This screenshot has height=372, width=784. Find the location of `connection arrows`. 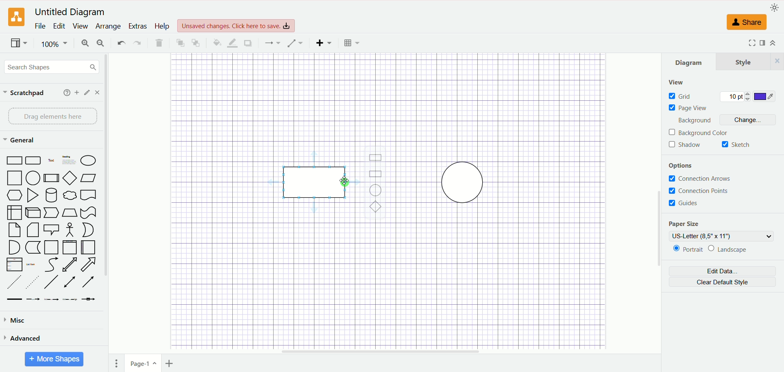

connection arrows is located at coordinates (699, 179).